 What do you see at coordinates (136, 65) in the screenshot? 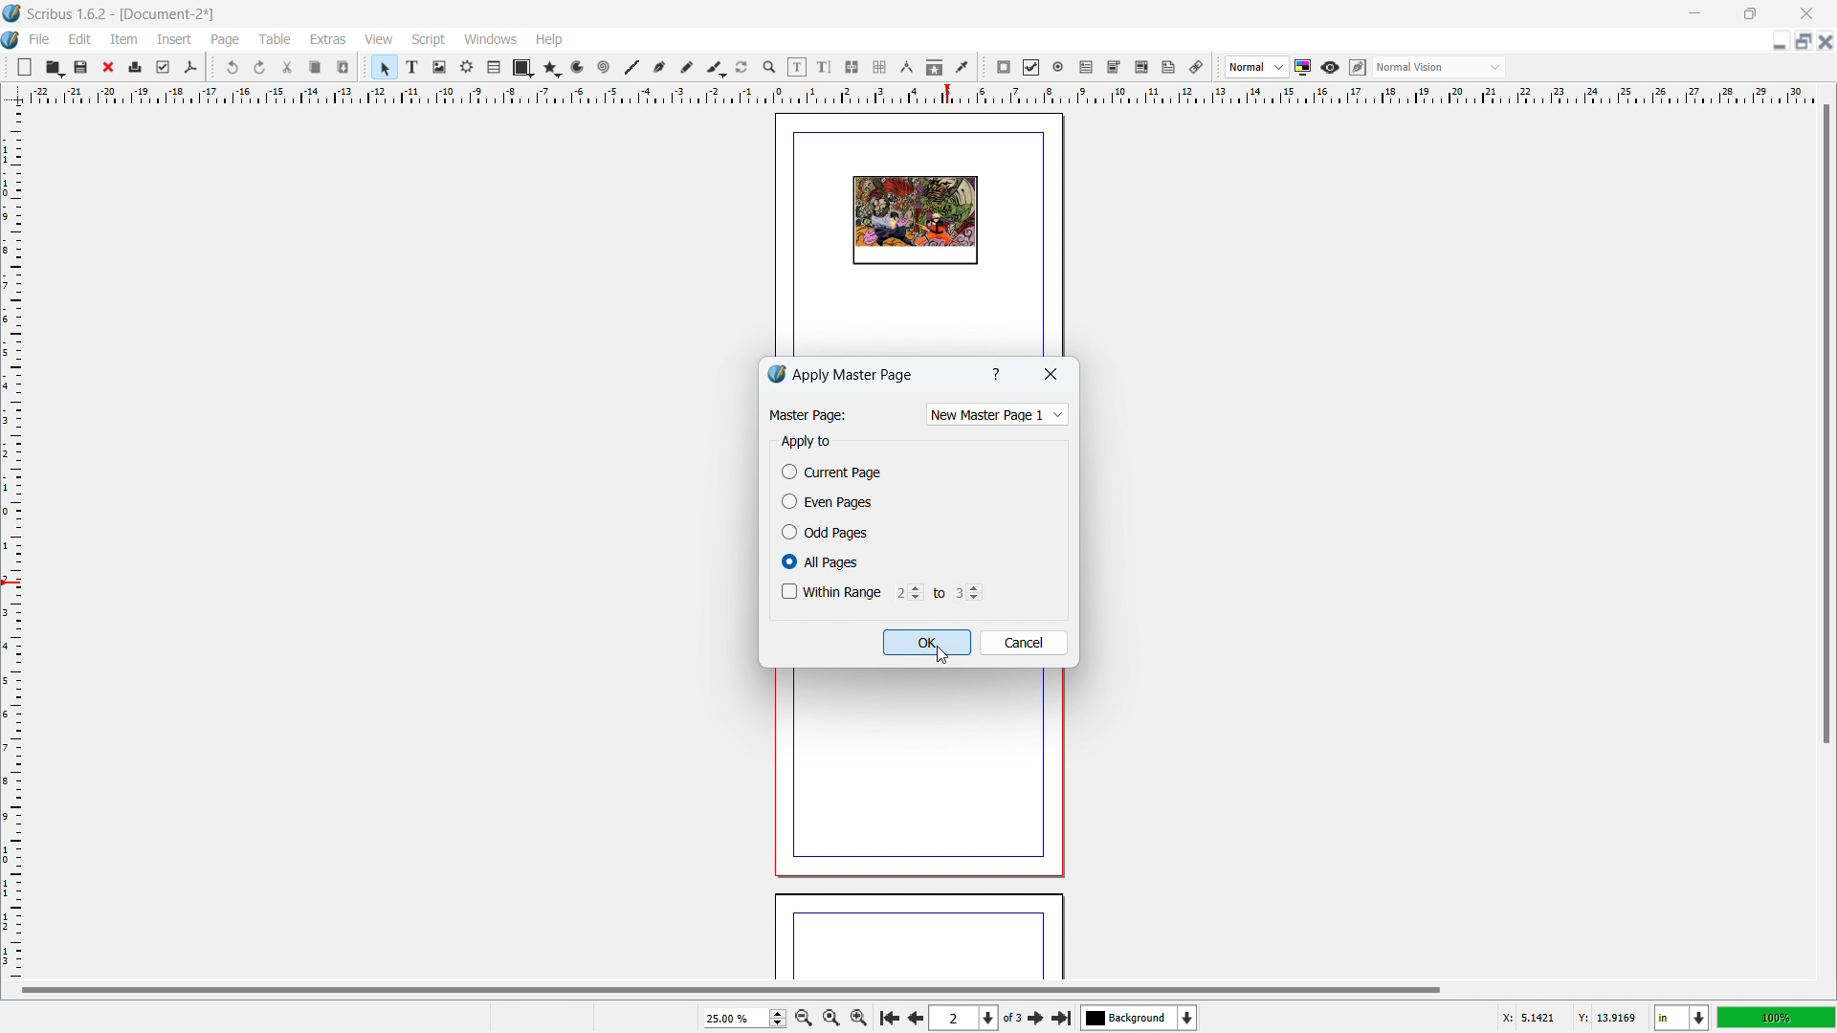
I see `print` at bounding box center [136, 65].